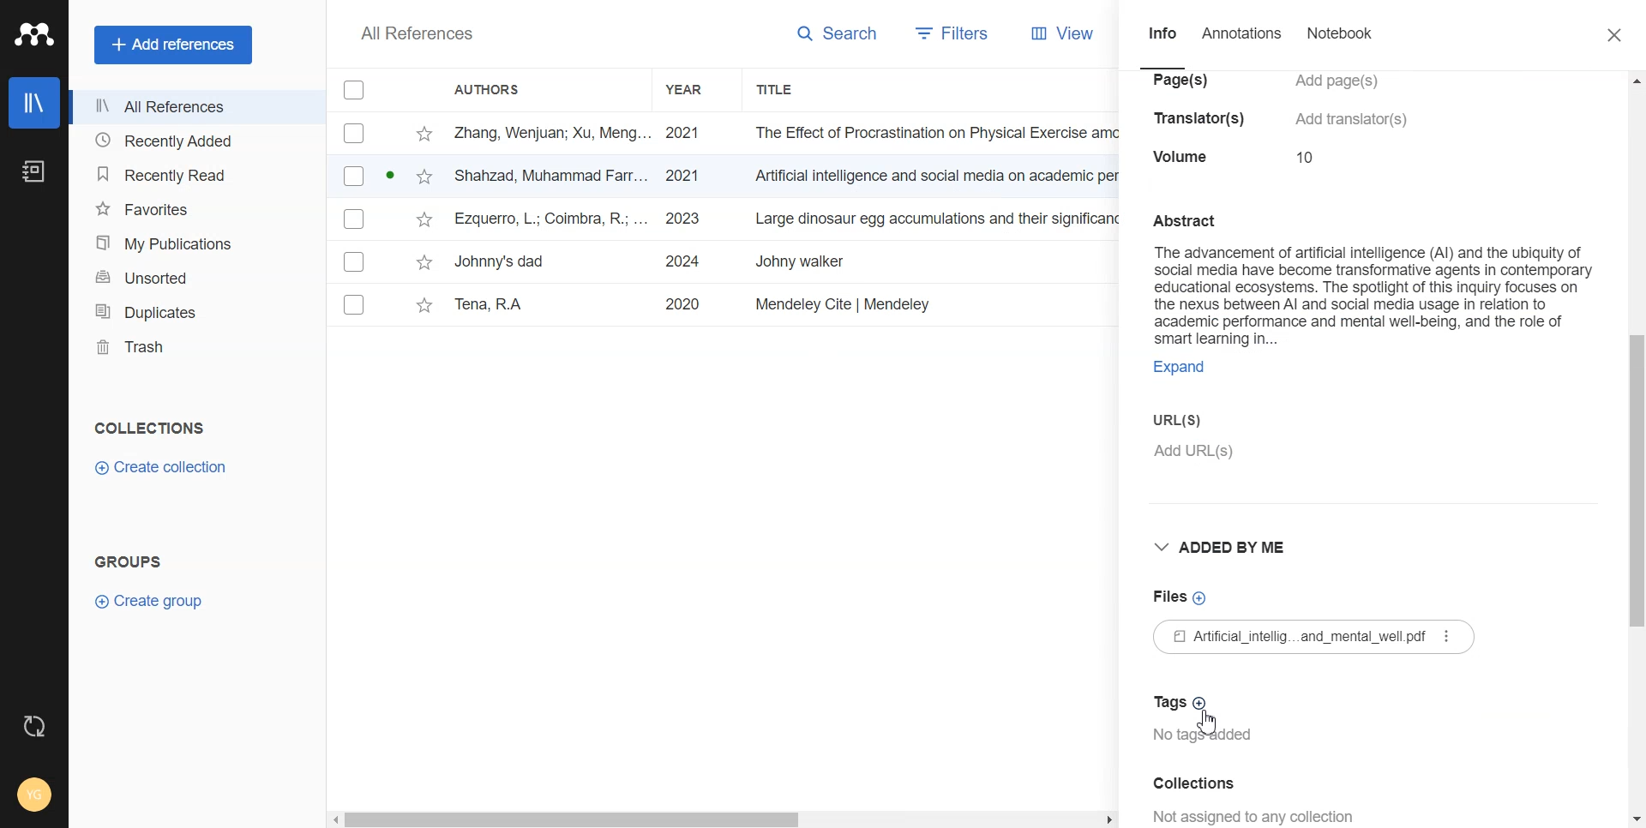  Describe the element at coordinates (1183, 700) in the screenshot. I see `Tags` at that location.